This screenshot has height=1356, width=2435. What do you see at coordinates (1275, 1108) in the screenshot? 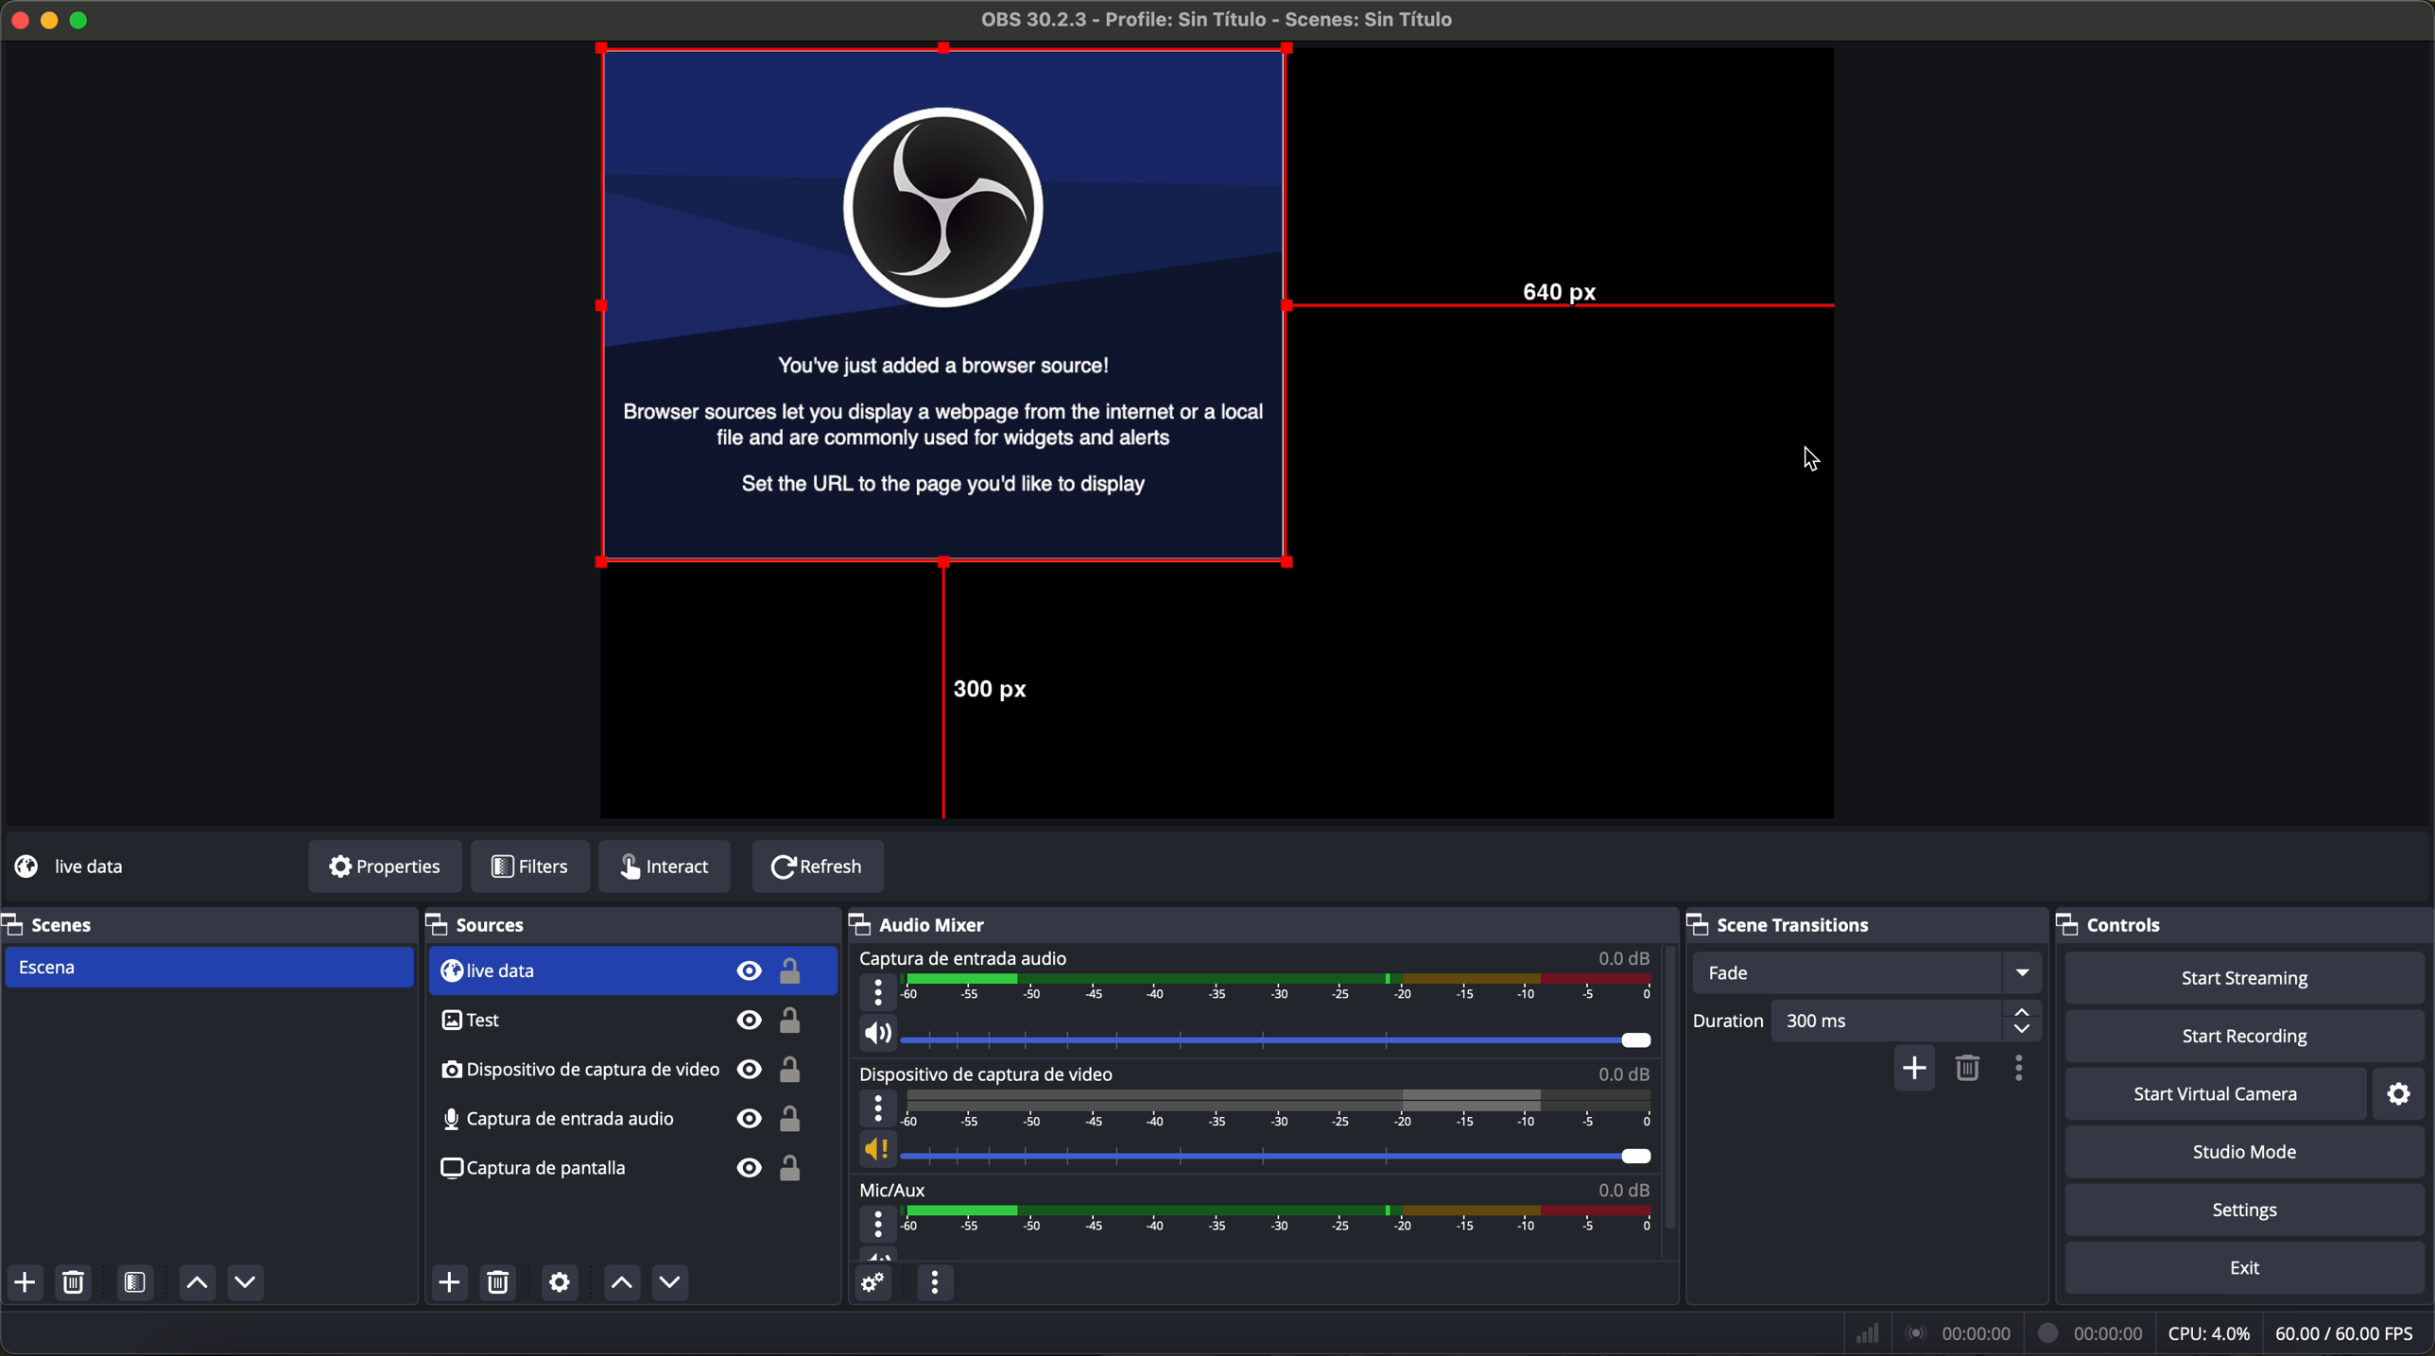
I see `timeline` at bounding box center [1275, 1108].